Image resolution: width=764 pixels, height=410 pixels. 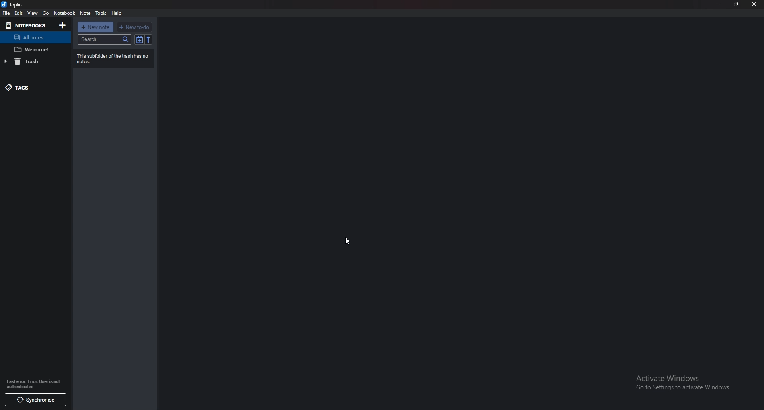 I want to click on Activate windows pop up, so click(x=688, y=385).